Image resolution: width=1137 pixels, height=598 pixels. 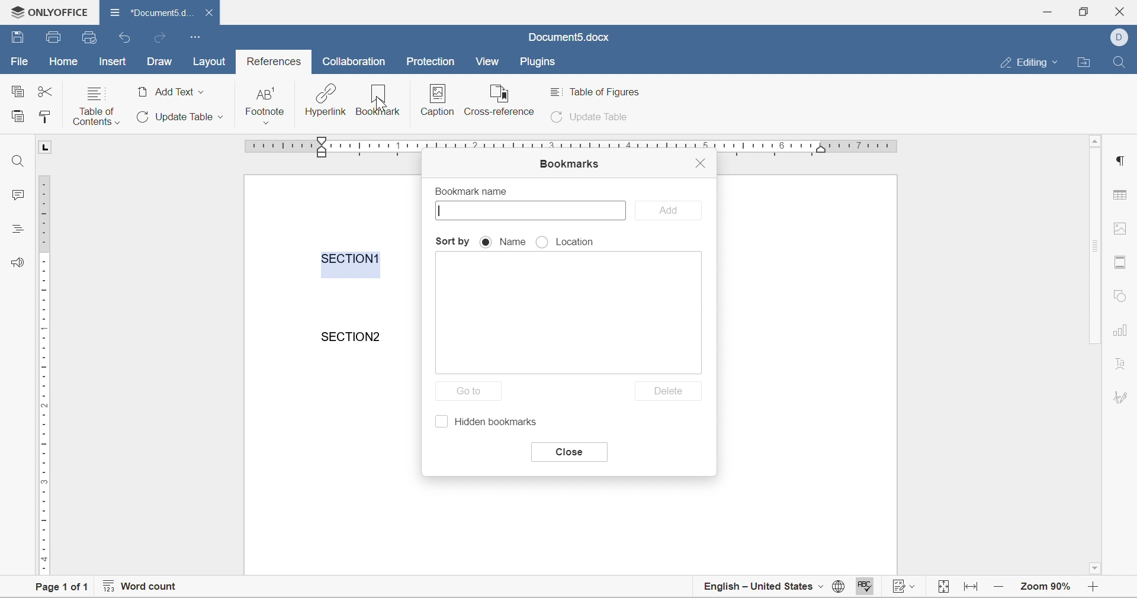 What do you see at coordinates (1033, 63) in the screenshot?
I see `editing` at bounding box center [1033, 63].